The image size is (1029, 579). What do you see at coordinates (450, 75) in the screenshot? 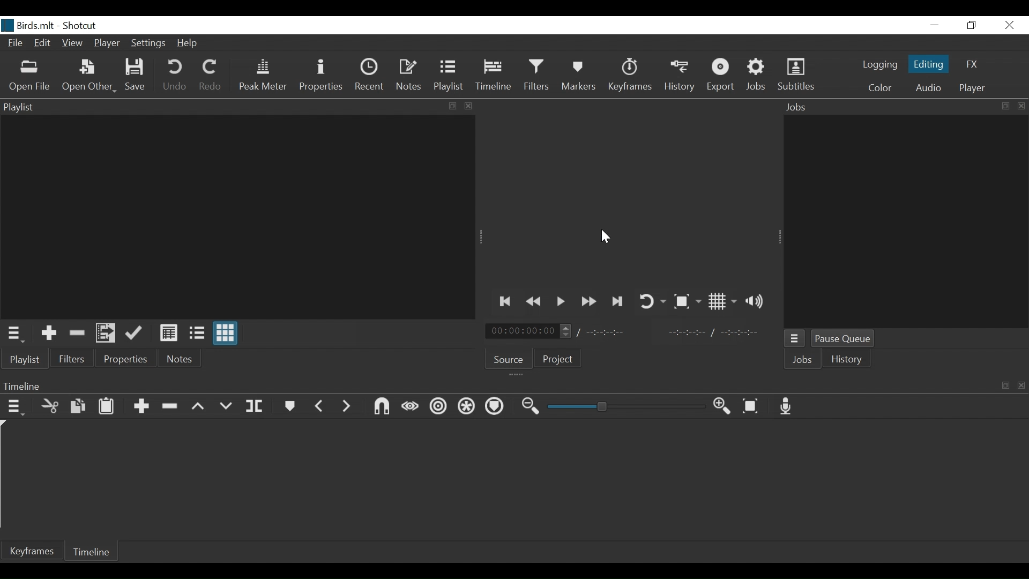
I see `Playlist` at bounding box center [450, 75].